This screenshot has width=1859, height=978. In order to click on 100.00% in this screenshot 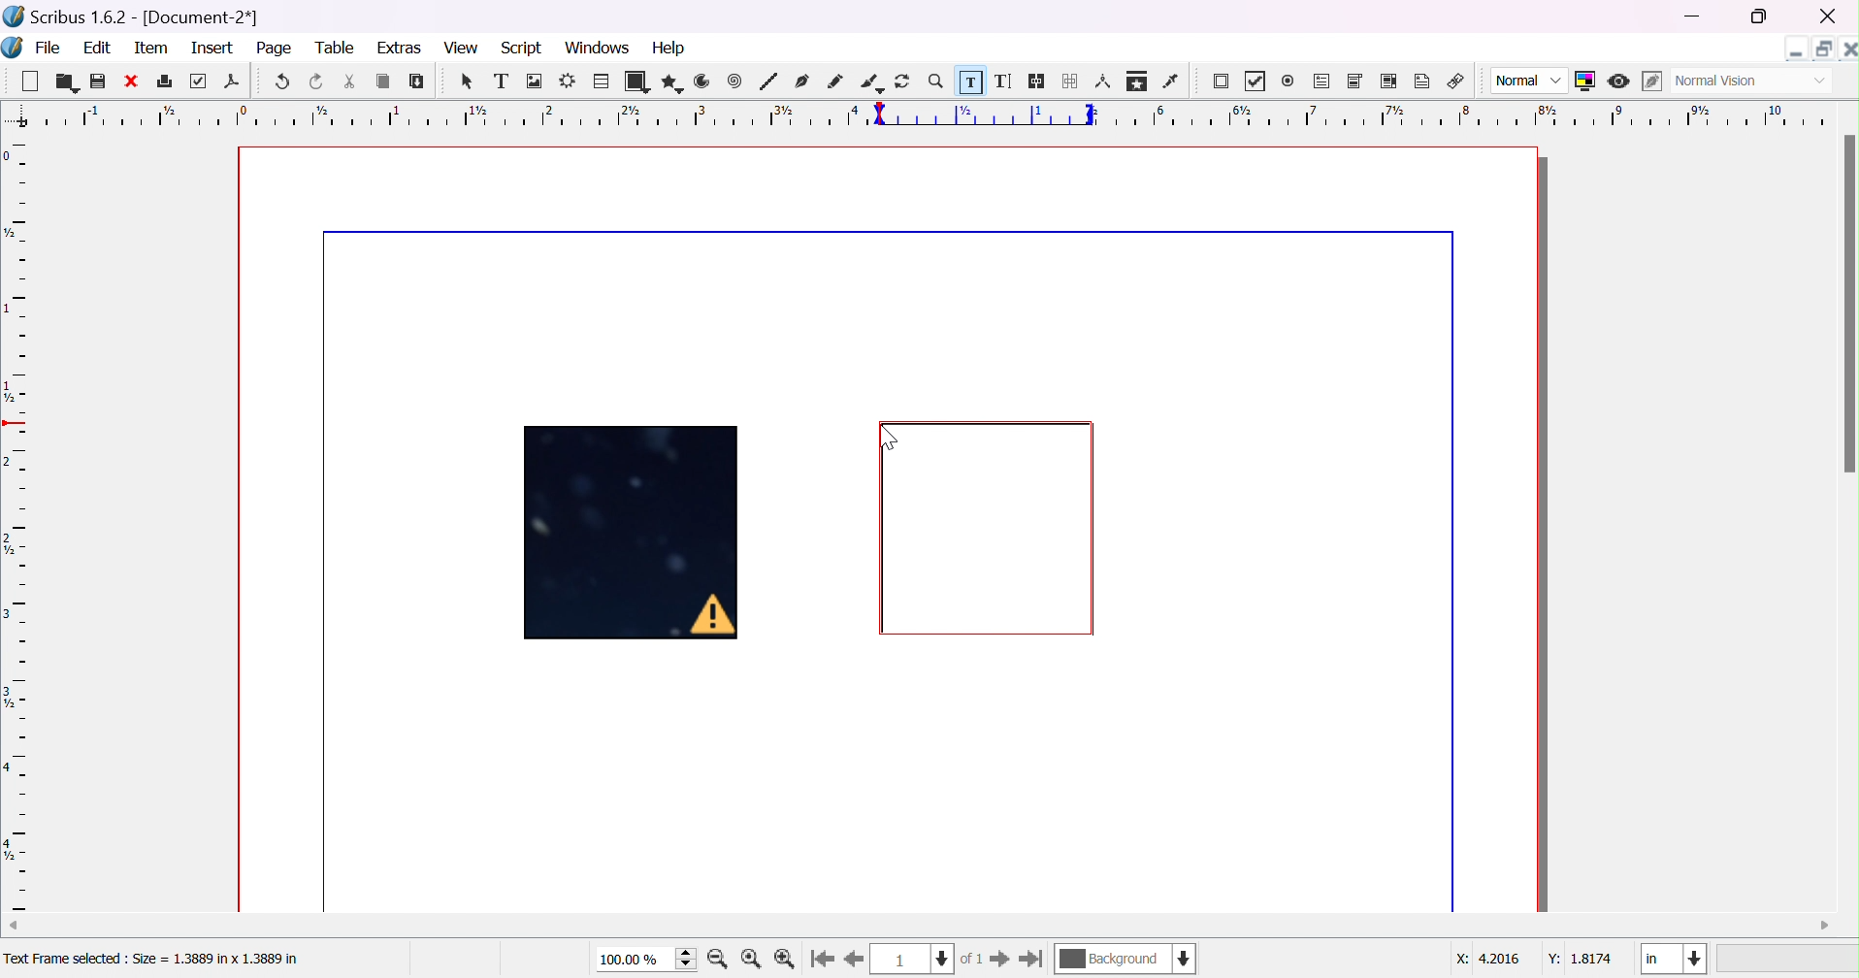, I will do `click(648, 960)`.